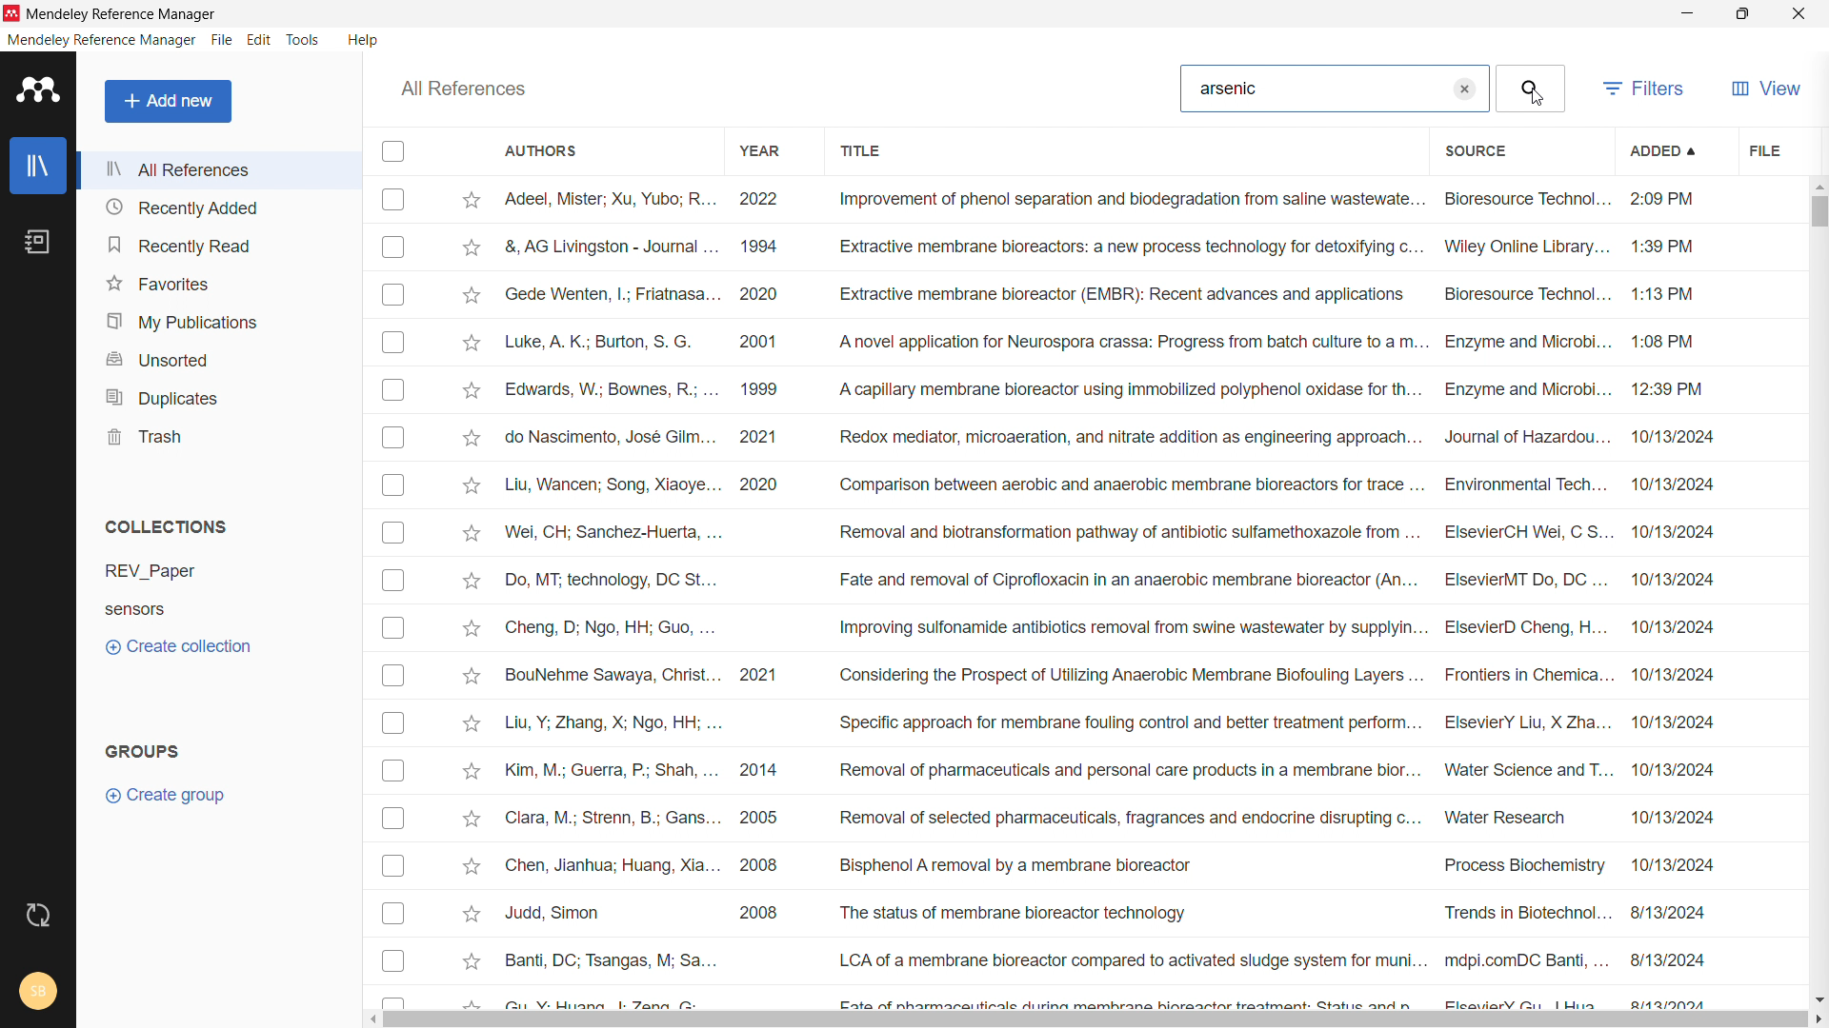  I want to click on file, so click(221, 40).